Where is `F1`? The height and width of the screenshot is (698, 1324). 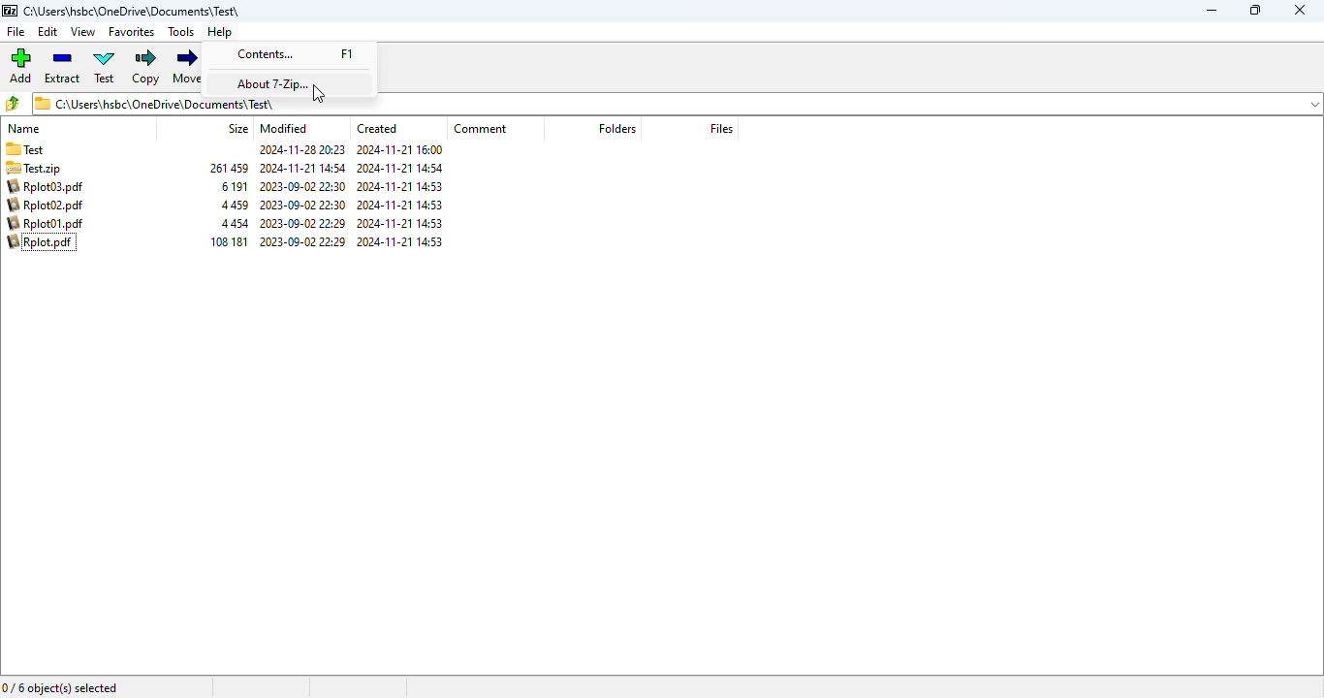 F1 is located at coordinates (357, 53).